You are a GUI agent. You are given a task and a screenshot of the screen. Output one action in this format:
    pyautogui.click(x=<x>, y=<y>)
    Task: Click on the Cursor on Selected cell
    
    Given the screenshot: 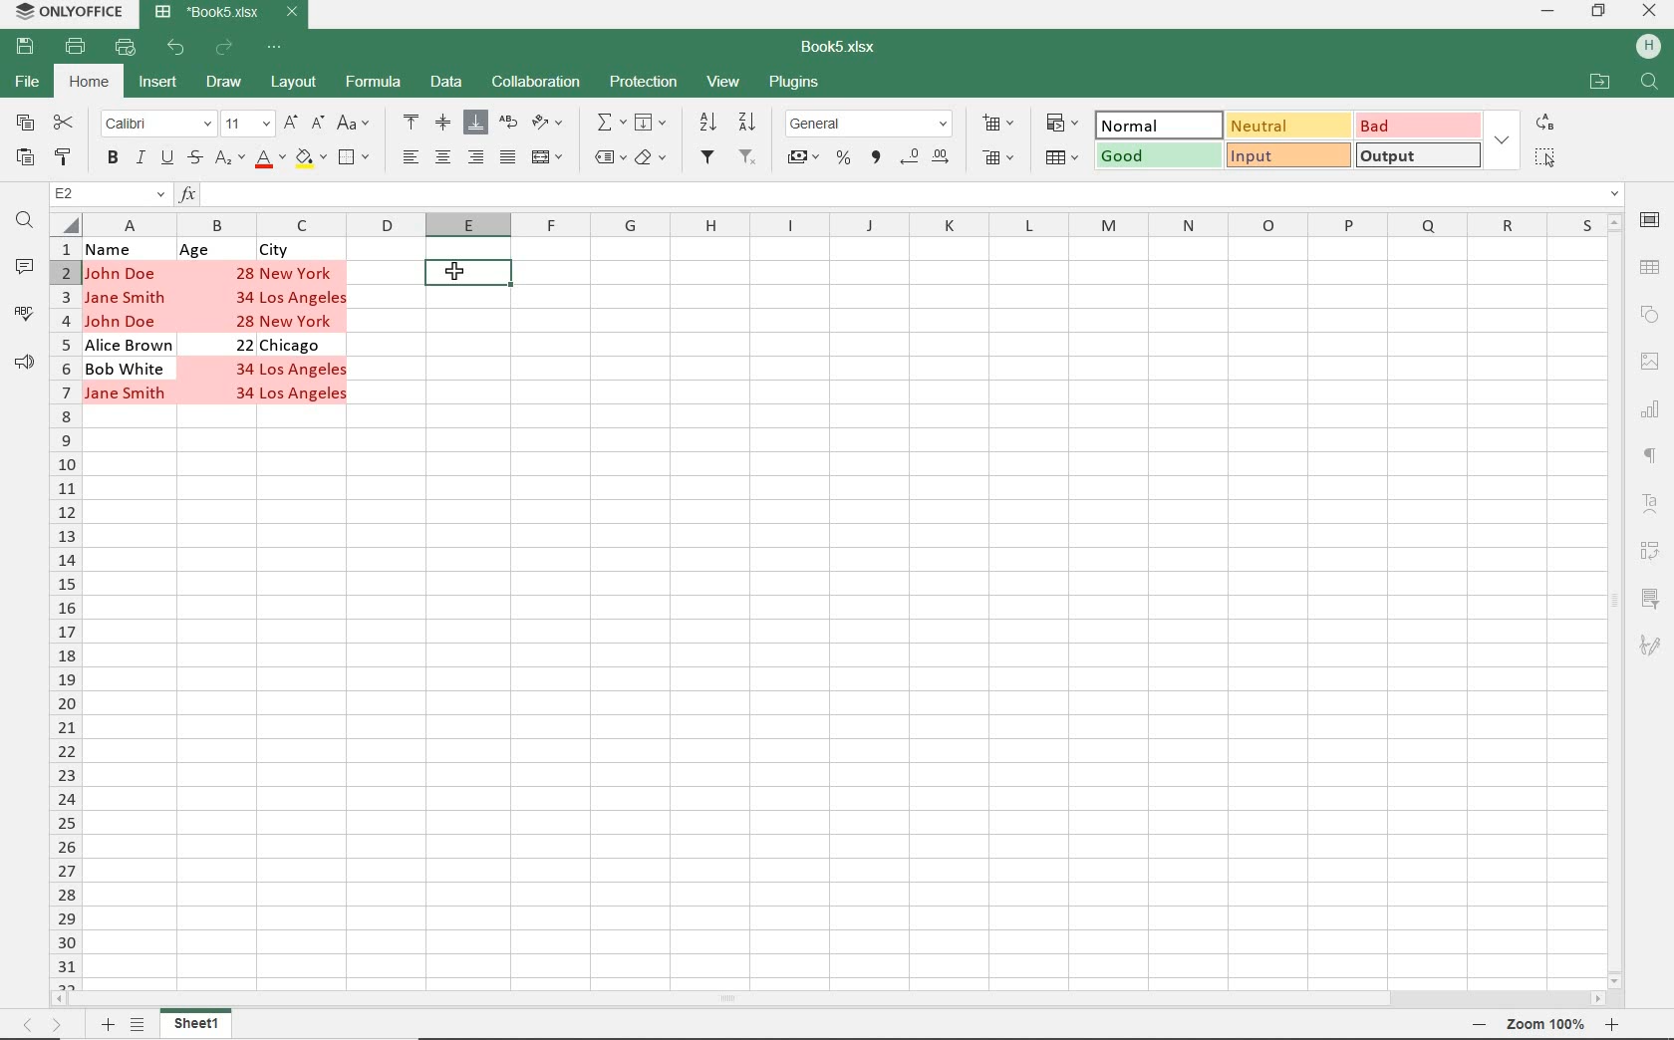 What is the action you would take?
    pyautogui.click(x=455, y=272)
    